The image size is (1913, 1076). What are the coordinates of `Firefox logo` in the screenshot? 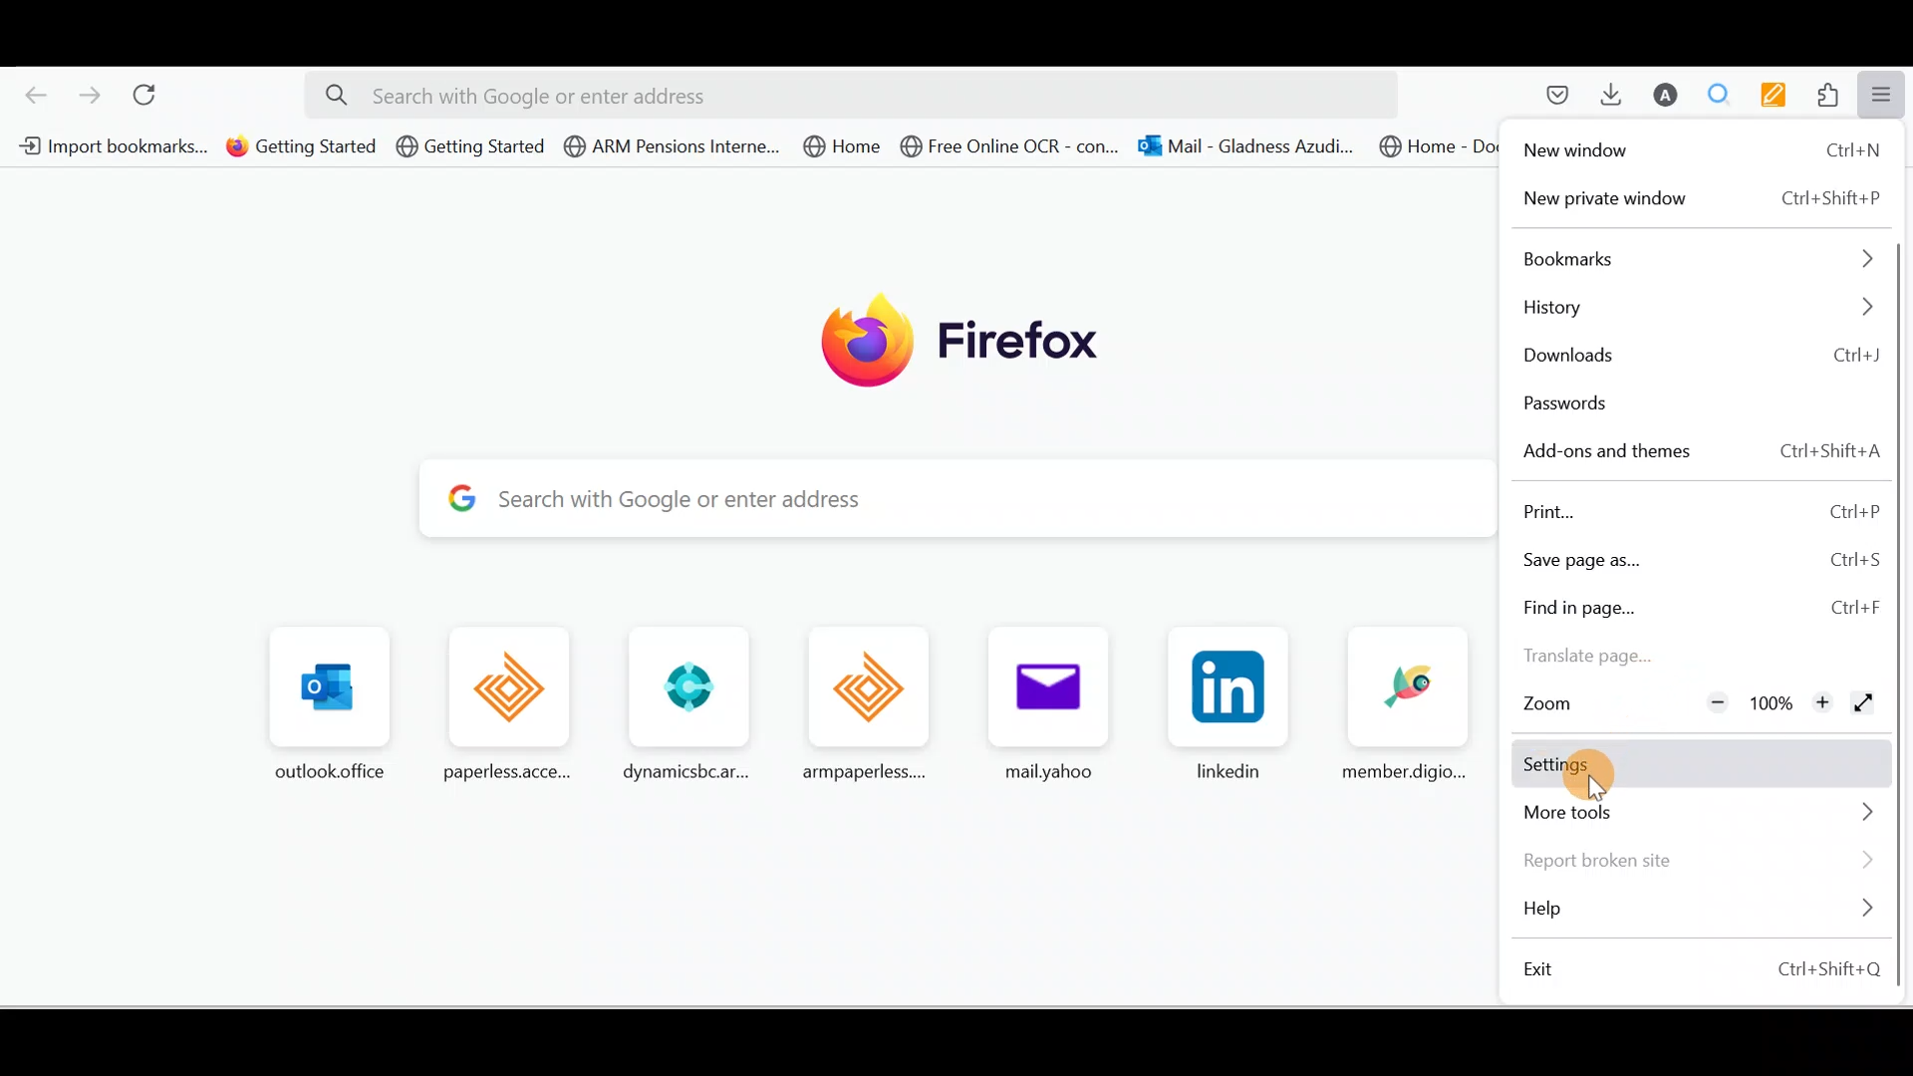 It's located at (978, 341).